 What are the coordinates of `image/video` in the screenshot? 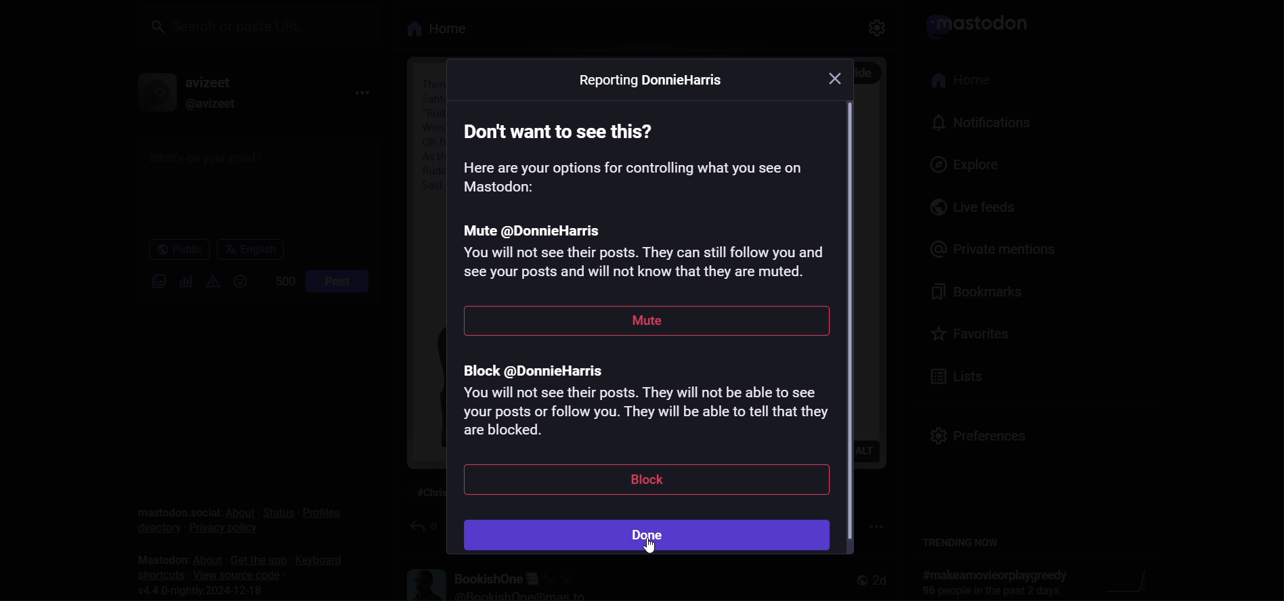 It's located at (152, 282).